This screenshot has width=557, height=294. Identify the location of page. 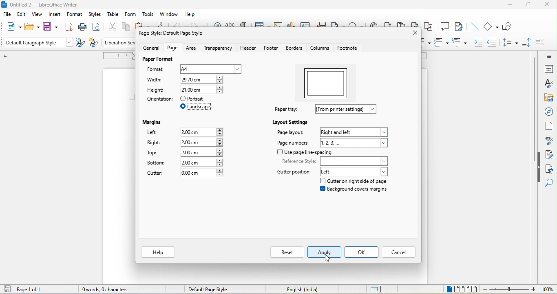
(549, 129).